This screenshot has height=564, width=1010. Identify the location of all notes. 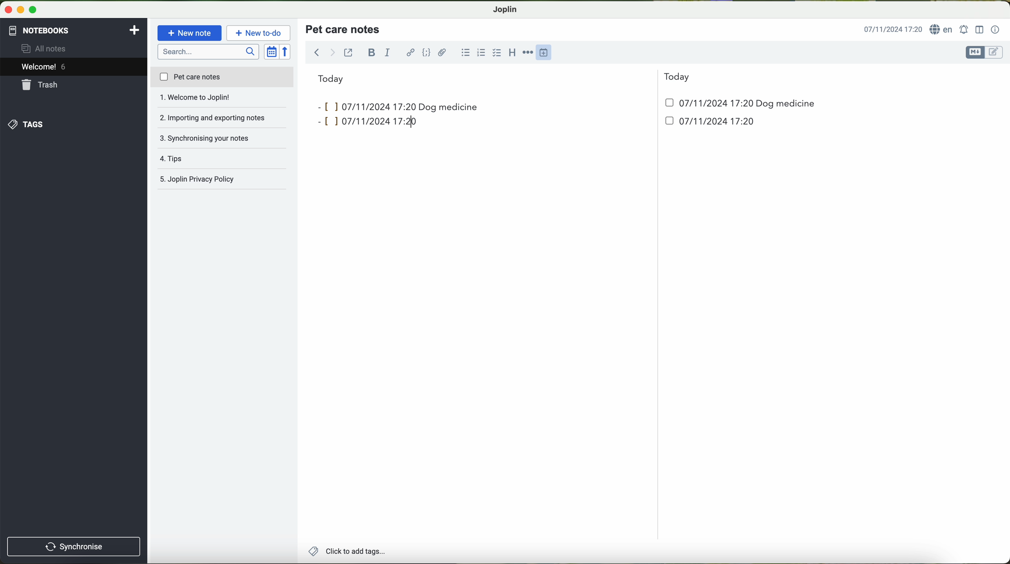
(46, 49).